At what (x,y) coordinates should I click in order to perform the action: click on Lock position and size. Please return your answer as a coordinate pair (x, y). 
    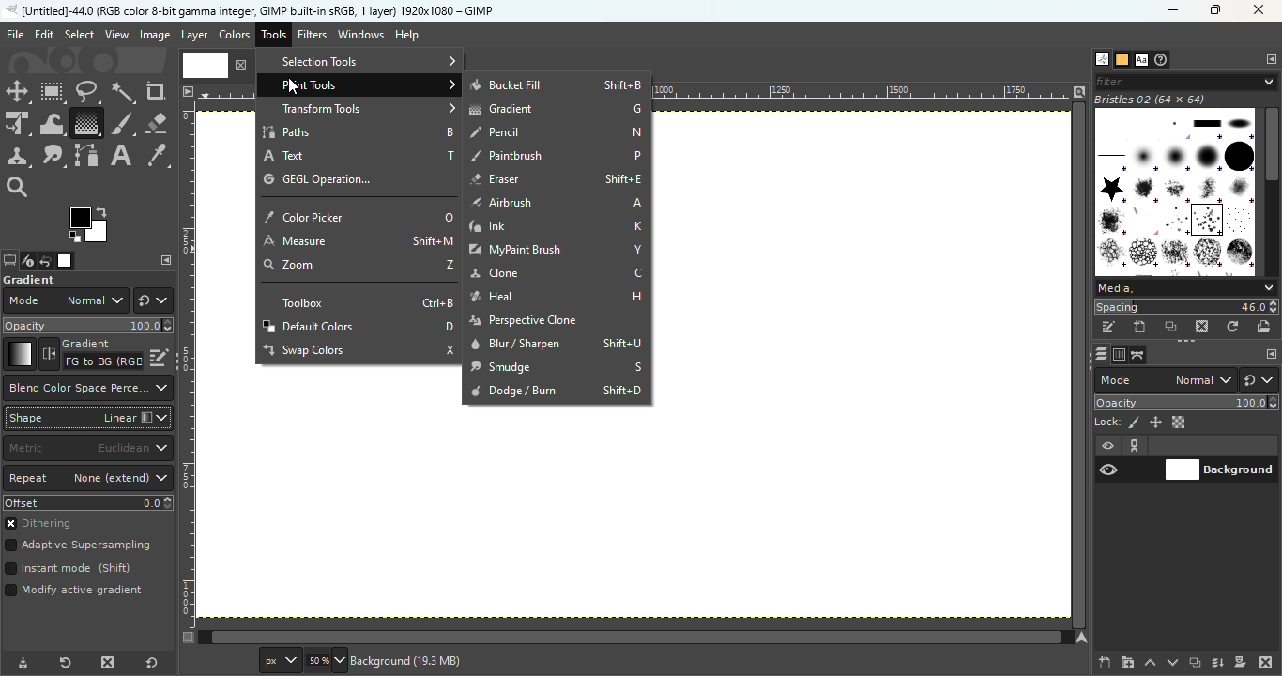
    Looking at the image, I should click on (1154, 422).